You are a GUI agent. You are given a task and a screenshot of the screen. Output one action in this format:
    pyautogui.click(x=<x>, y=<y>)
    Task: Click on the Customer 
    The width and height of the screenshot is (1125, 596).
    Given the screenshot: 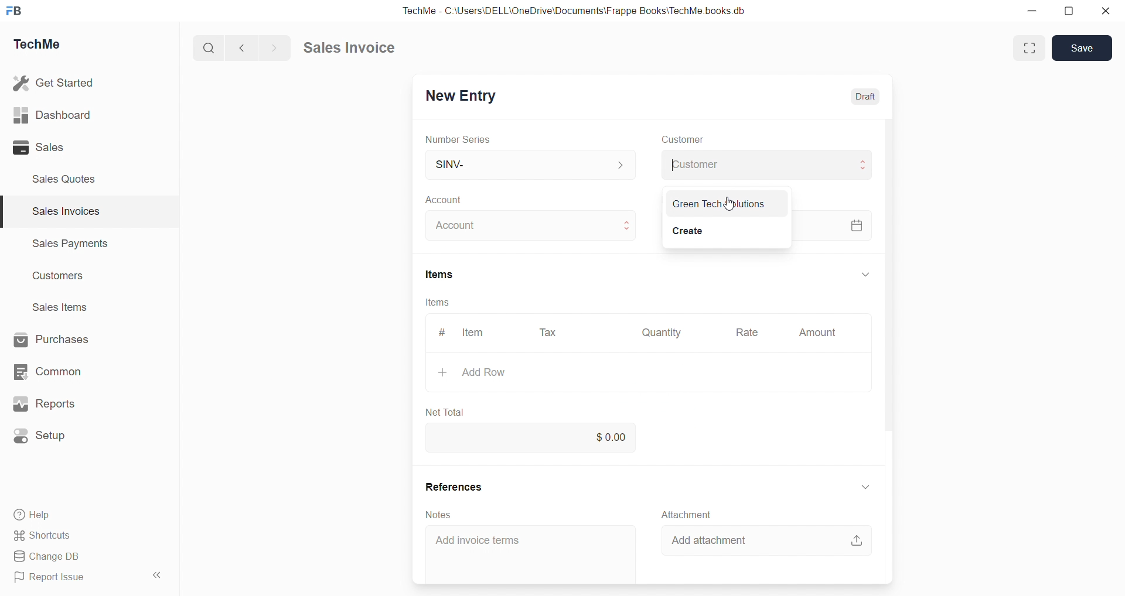 What is the action you would take?
    pyautogui.click(x=768, y=165)
    